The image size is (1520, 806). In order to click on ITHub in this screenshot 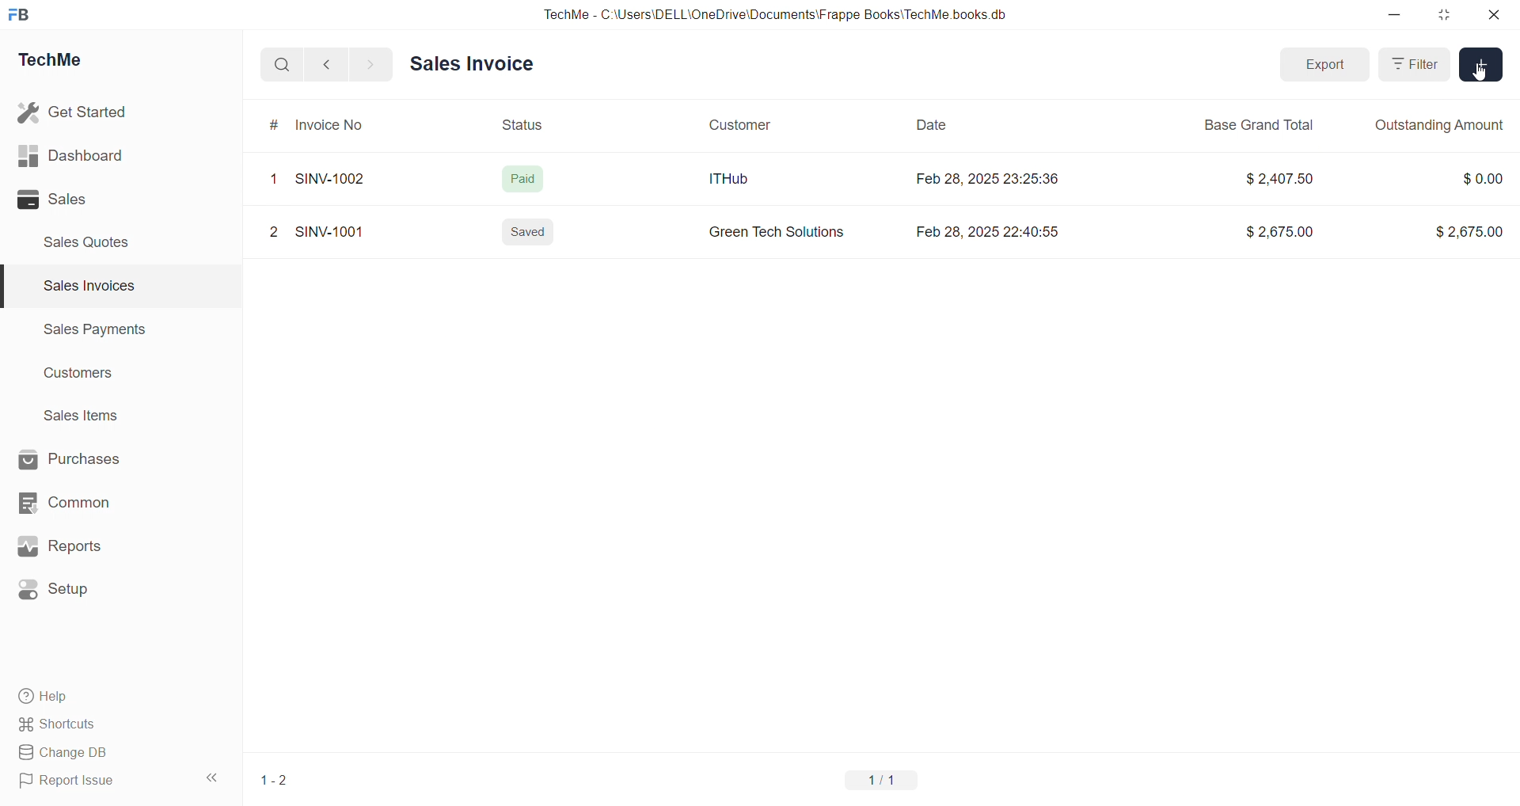, I will do `click(739, 178)`.